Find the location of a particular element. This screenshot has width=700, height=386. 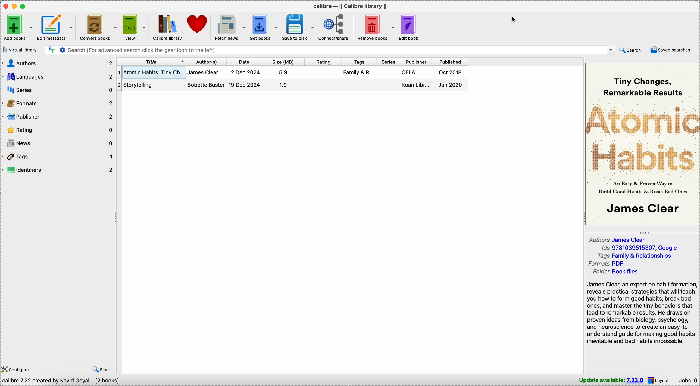

series is located at coordinates (386, 62).